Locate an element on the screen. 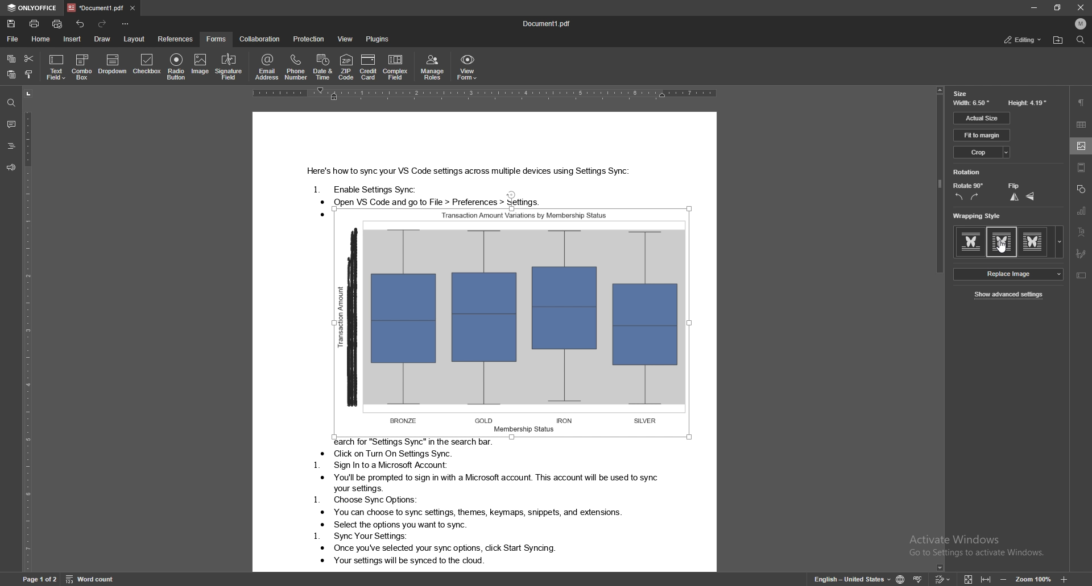 This screenshot has height=586, width=1092. page is located at coordinates (39, 578).